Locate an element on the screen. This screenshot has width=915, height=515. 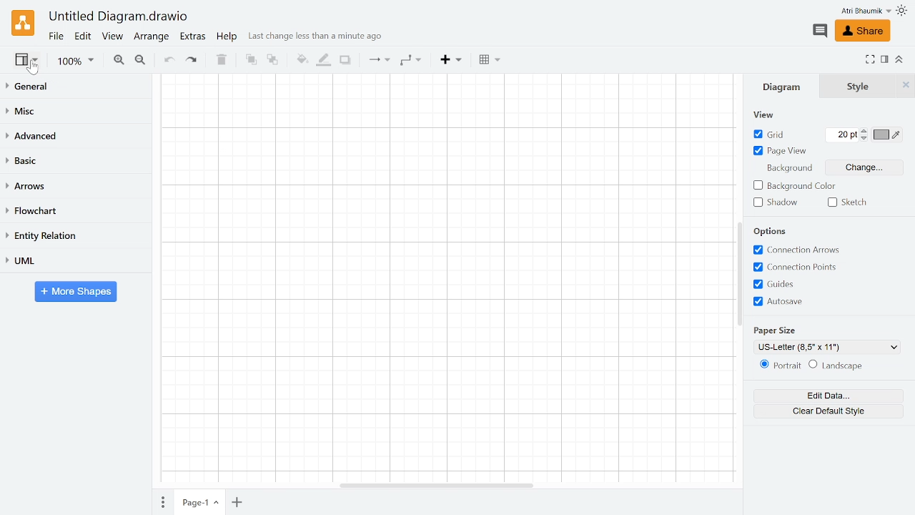
Autosave is located at coordinates (803, 301).